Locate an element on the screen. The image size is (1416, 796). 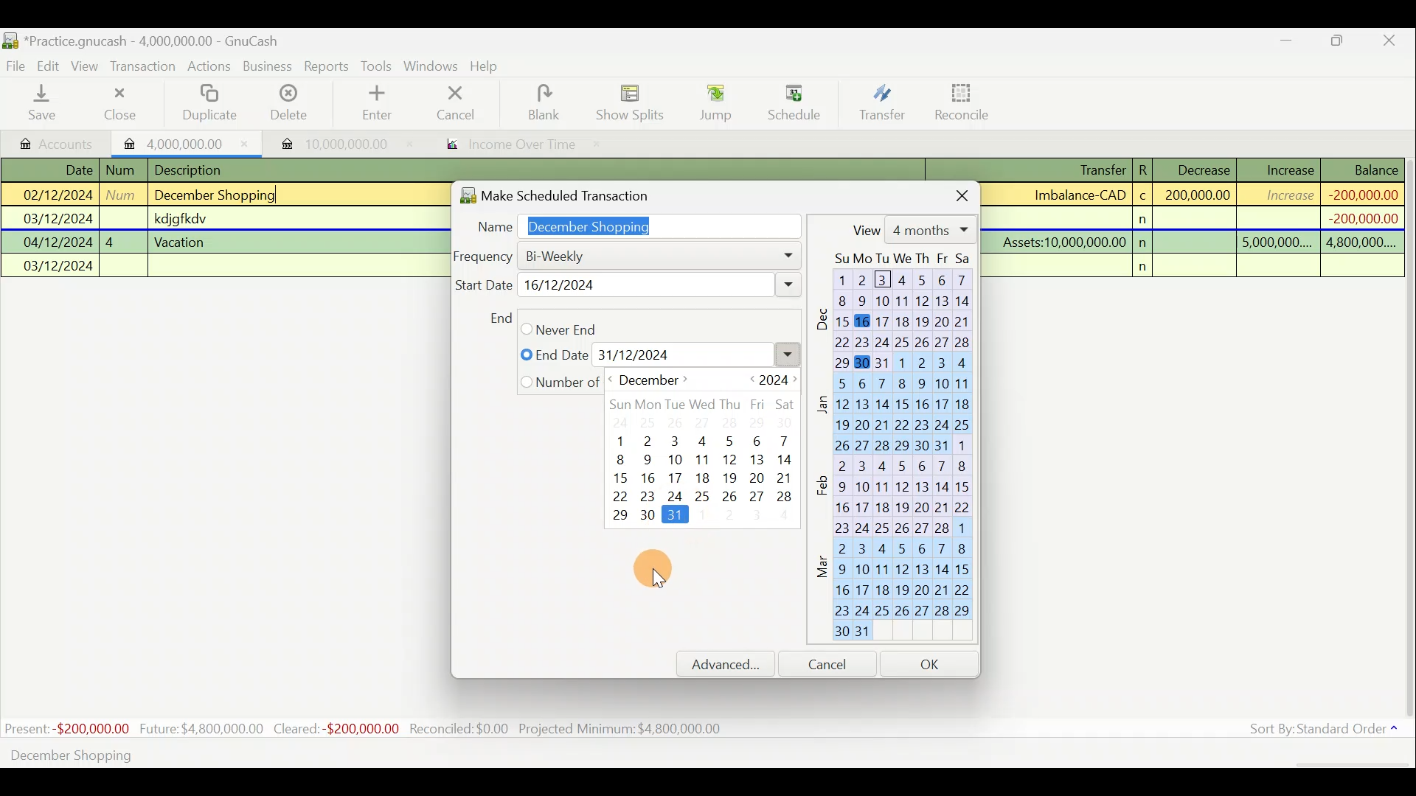
Delete is located at coordinates (287, 108).